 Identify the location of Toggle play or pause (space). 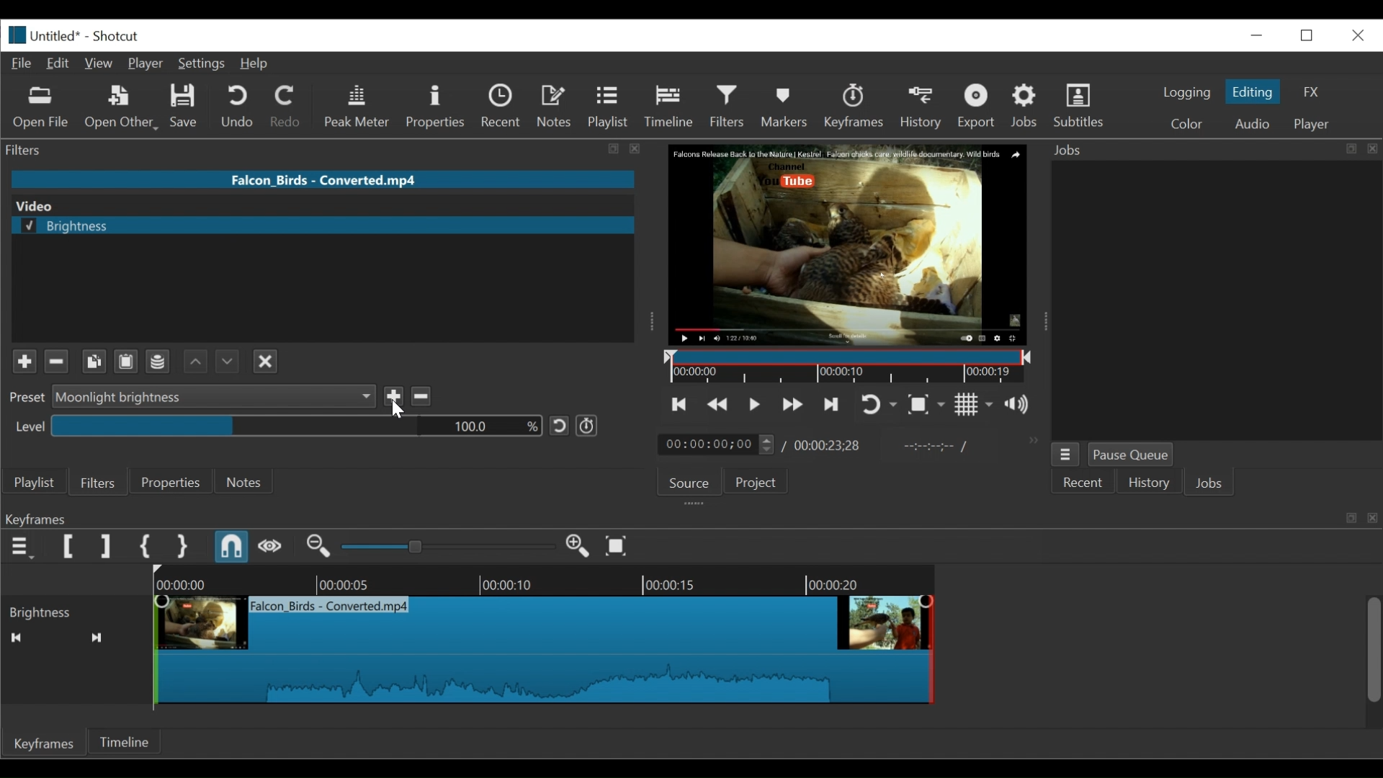
(754, 404).